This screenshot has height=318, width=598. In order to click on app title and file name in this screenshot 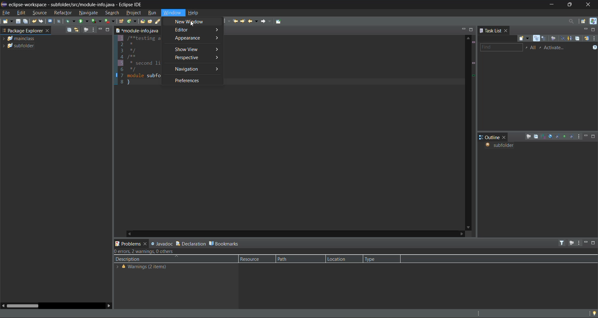, I will do `click(77, 5)`.